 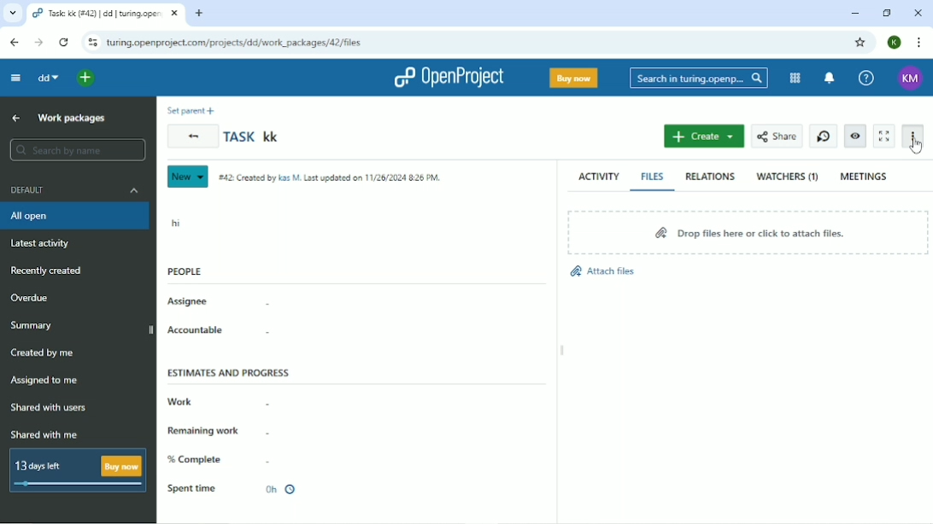 I want to click on Search tabs, so click(x=13, y=13).